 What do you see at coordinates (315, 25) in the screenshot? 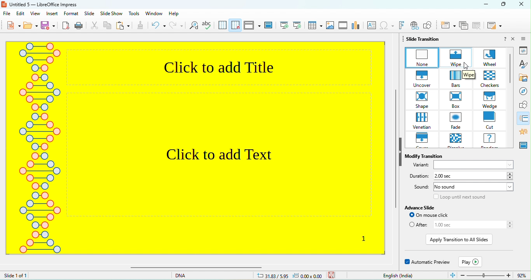
I see `table` at bounding box center [315, 25].